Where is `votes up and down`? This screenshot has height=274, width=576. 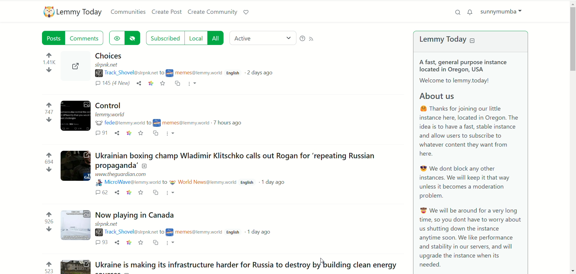 votes up and down is located at coordinates (49, 63).